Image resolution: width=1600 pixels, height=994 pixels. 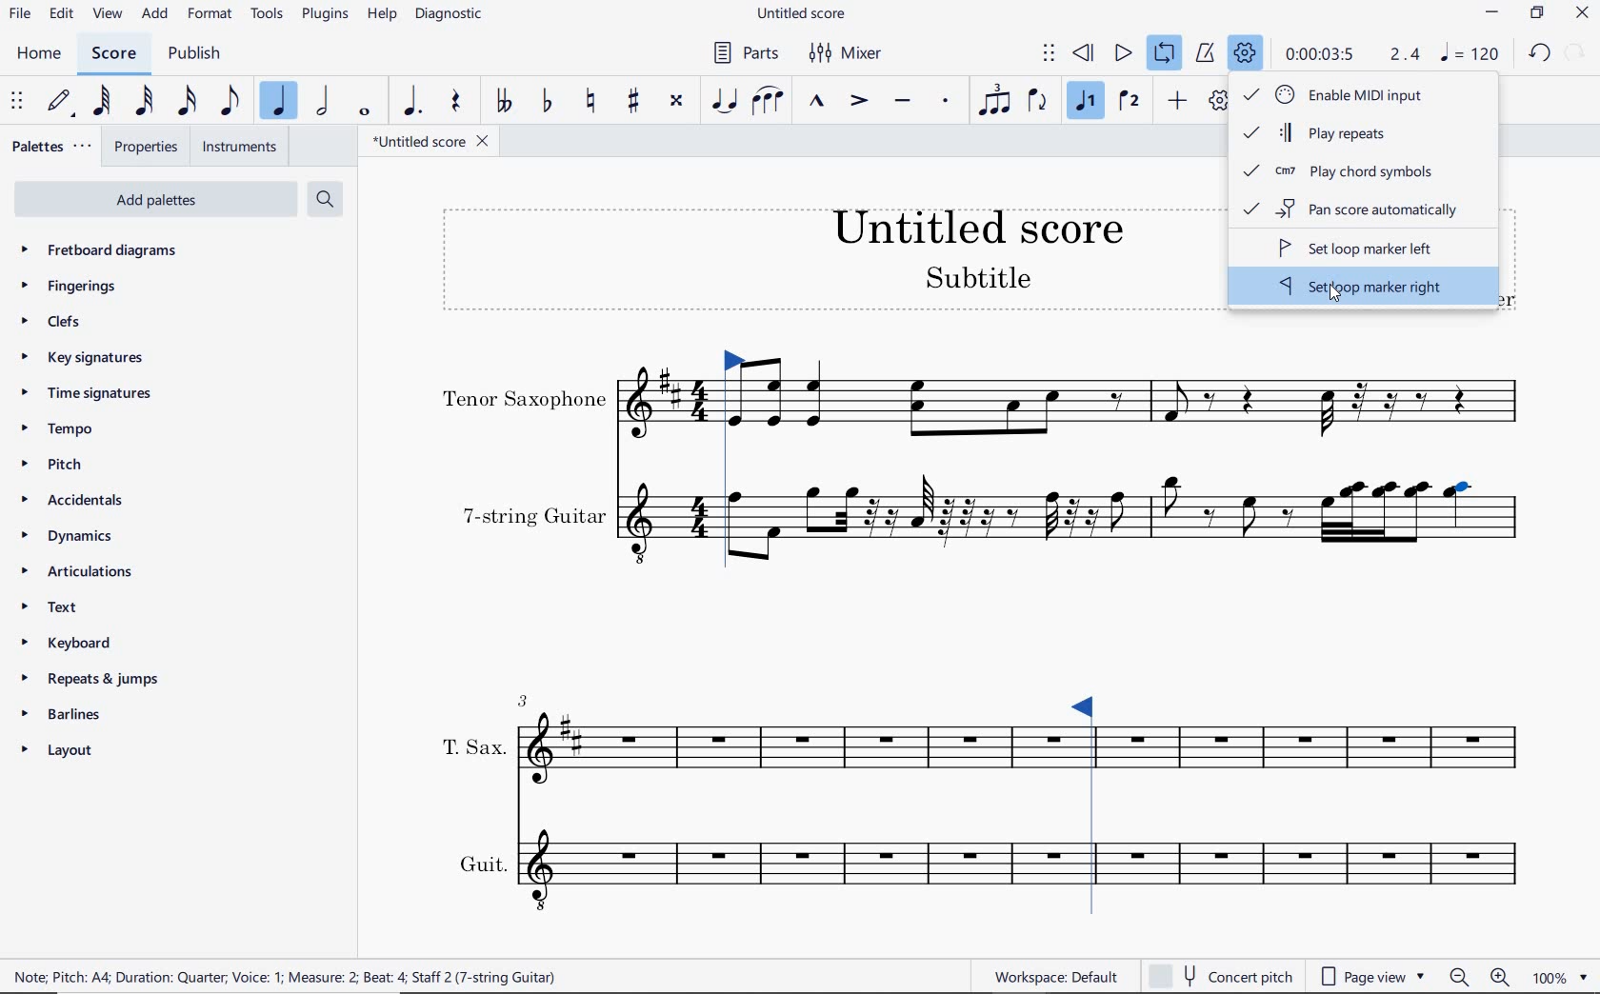 What do you see at coordinates (1164, 51) in the screenshot?
I see `LOOP PLAYBACK` at bounding box center [1164, 51].